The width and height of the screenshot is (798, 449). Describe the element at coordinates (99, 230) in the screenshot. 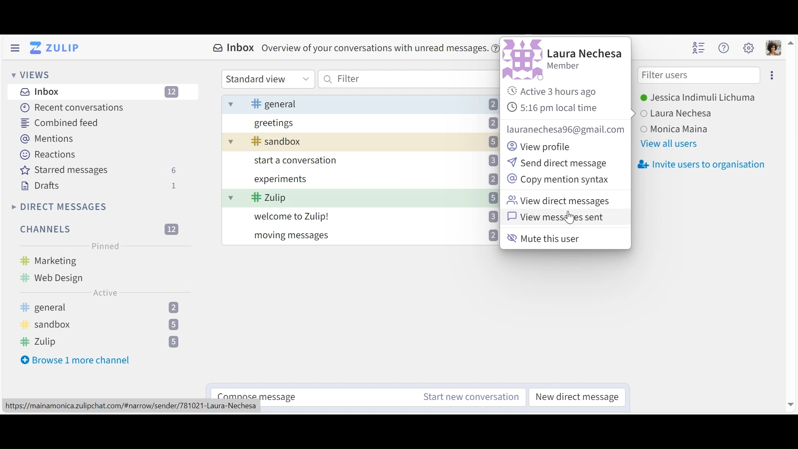

I see `Filter Channels` at that location.